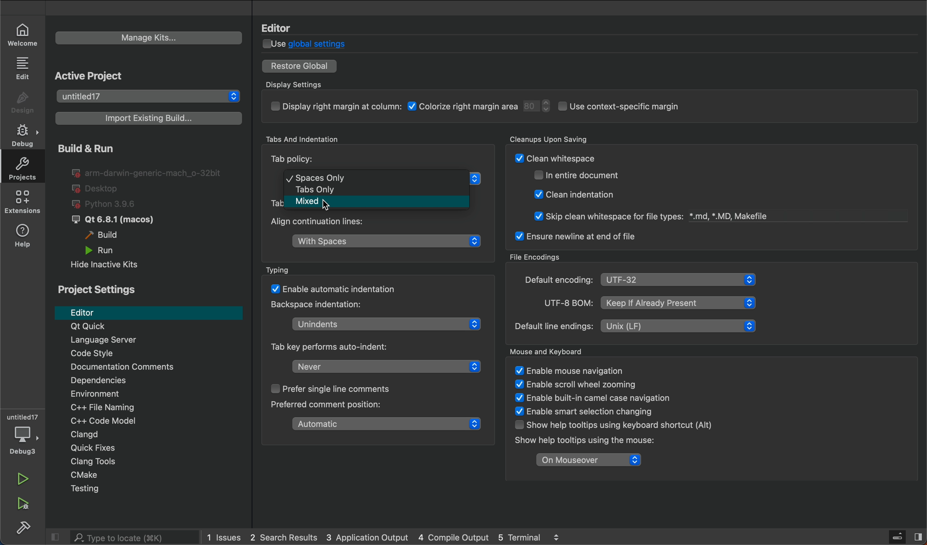 The height and width of the screenshot is (545, 927). I want to click on help, so click(25, 238).